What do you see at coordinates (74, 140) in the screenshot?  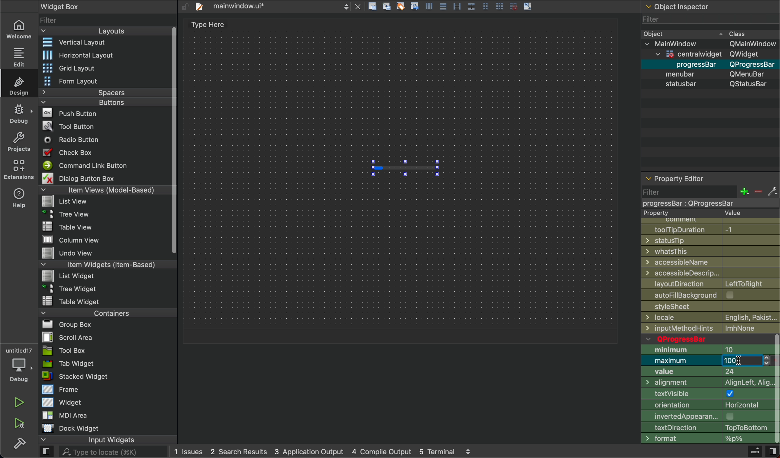 I see `Radio Button` at bounding box center [74, 140].